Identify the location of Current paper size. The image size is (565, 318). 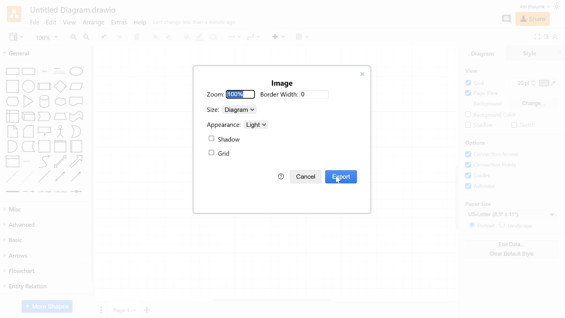
(512, 214).